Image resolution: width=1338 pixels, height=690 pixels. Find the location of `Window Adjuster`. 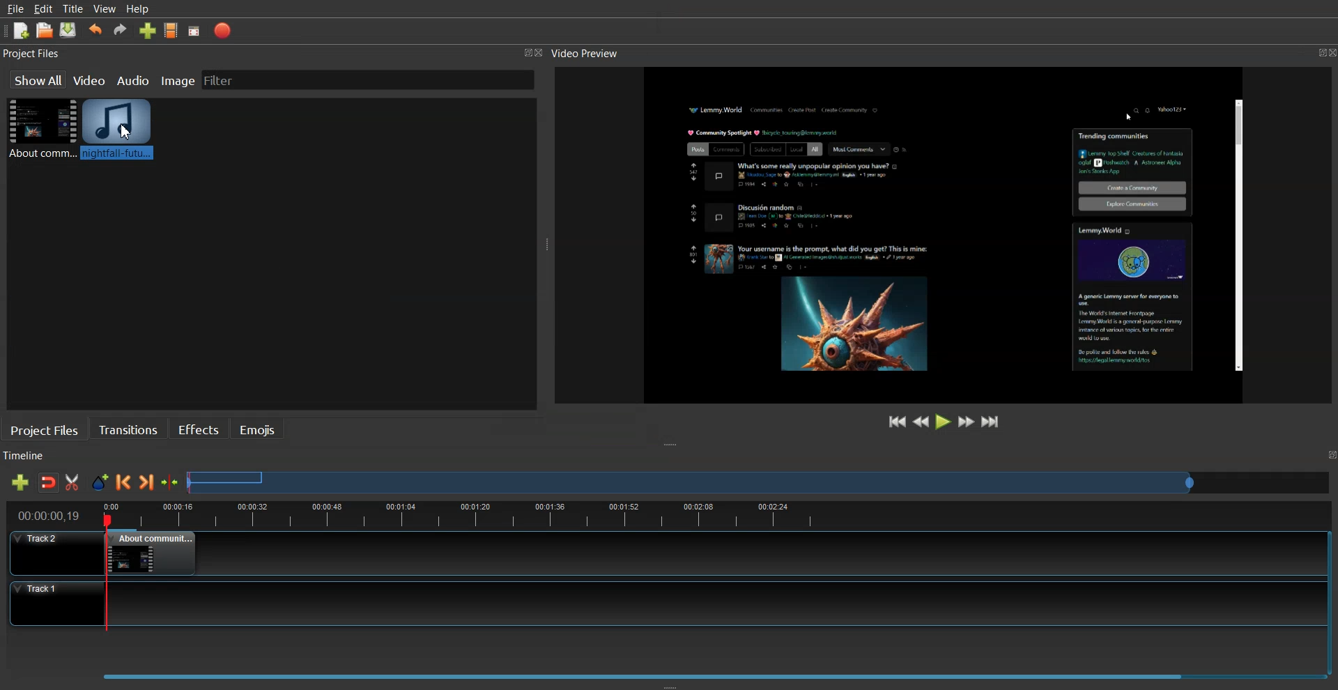

Window Adjuster is located at coordinates (547, 247).